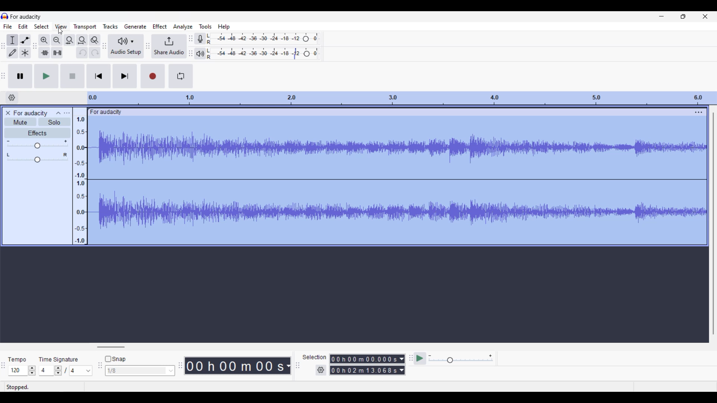  Describe the element at coordinates (95, 52) in the screenshot. I see `Redo` at that location.